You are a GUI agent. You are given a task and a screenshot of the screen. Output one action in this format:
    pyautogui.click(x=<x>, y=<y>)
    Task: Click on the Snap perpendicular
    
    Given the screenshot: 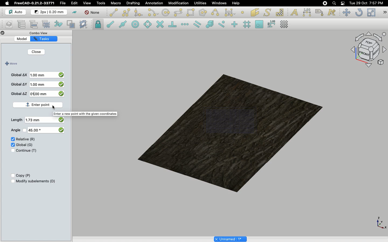 What is the action you would take?
    pyautogui.click(x=173, y=25)
    